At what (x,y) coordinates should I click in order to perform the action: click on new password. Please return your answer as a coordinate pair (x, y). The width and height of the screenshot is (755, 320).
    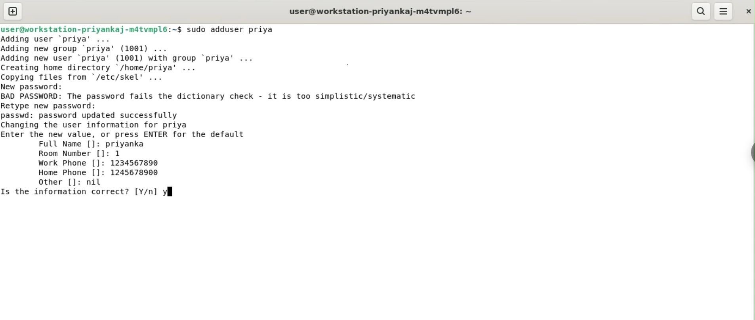
    Looking at the image, I should click on (38, 86).